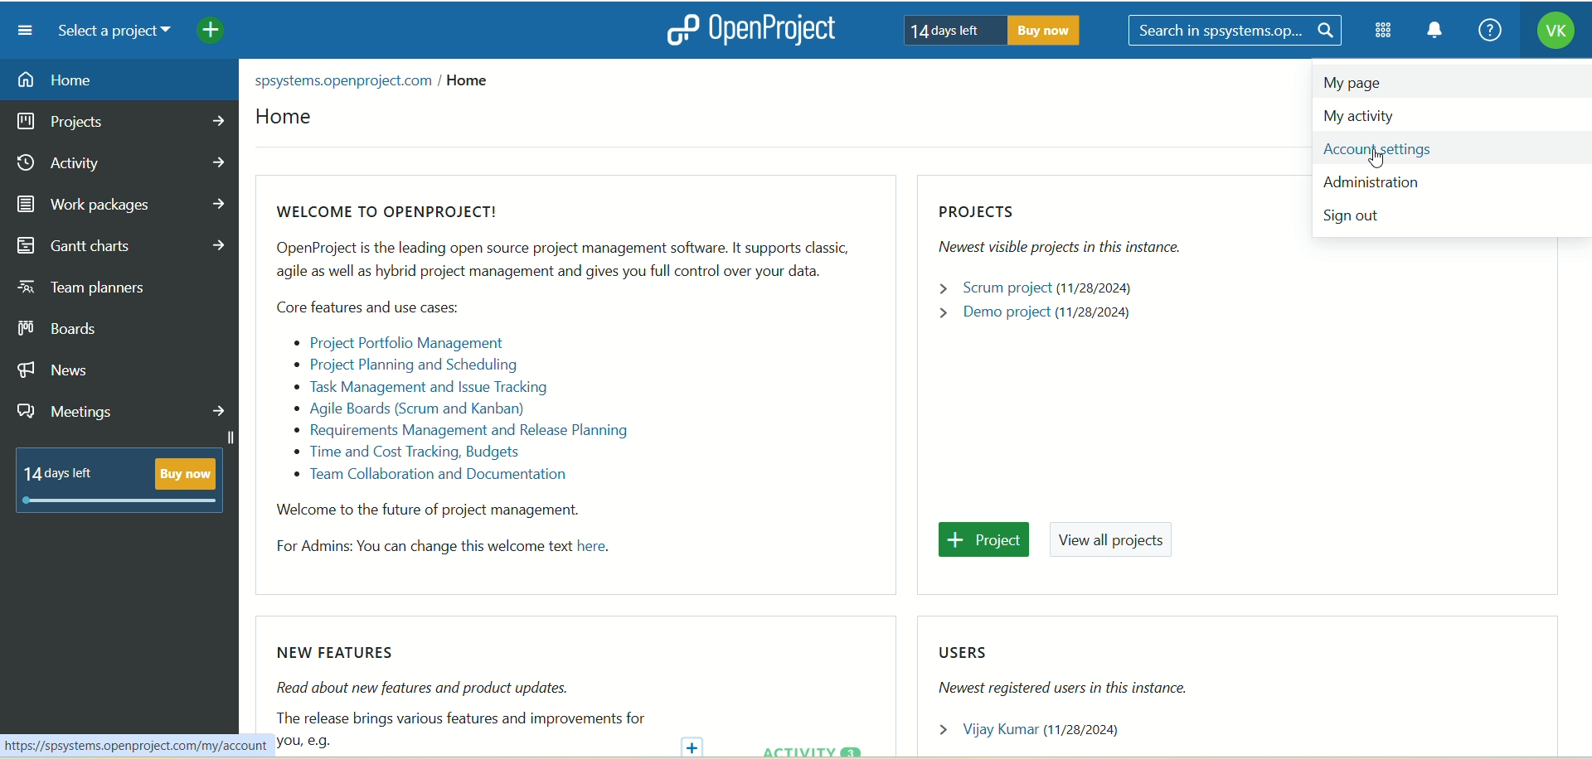  Describe the element at coordinates (1555, 33) in the screenshot. I see `account` at that location.